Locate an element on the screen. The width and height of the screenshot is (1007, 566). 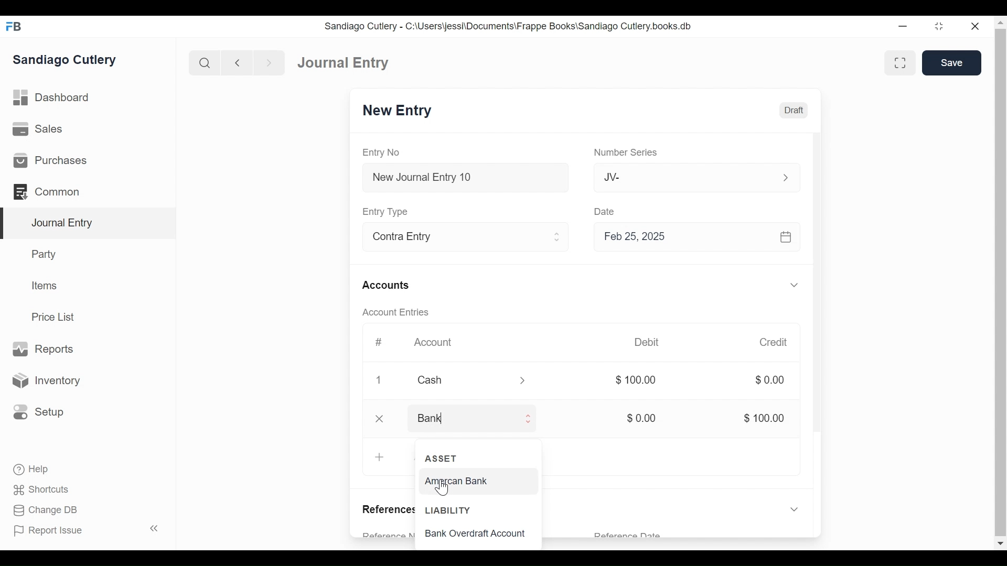
Sales is located at coordinates (37, 130).